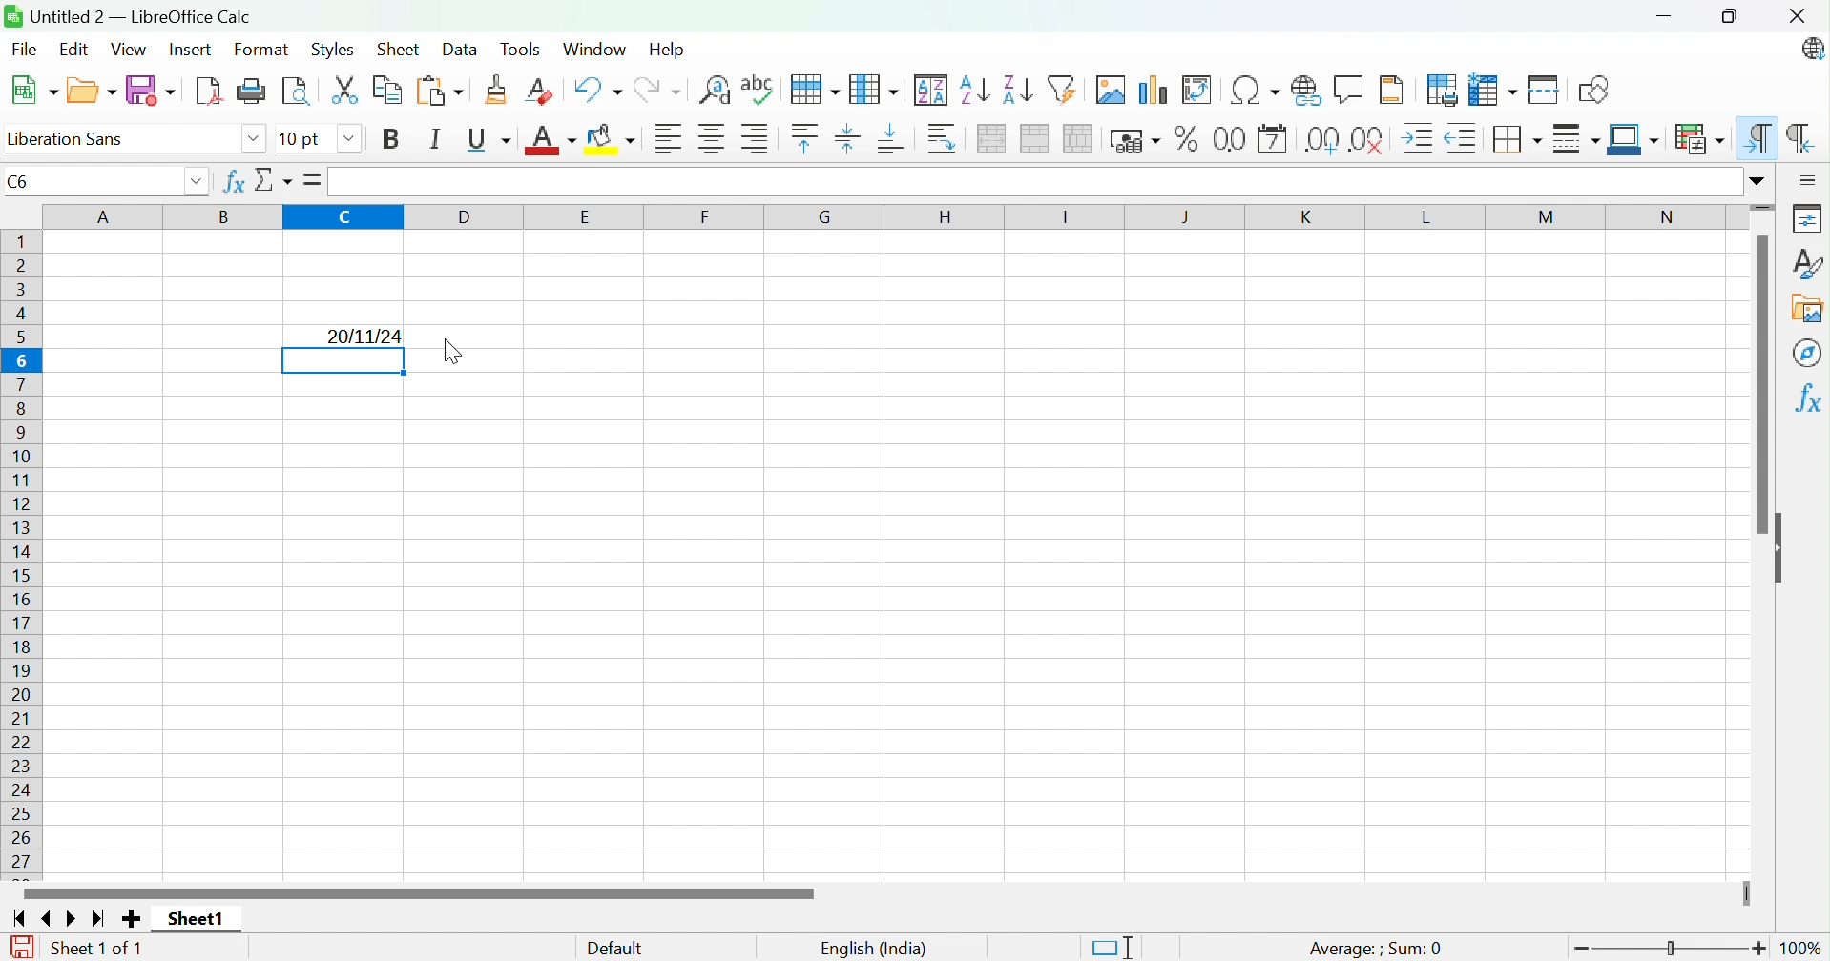 This screenshot has height=961, width=1830. What do you see at coordinates (128, 15) in the screenshot?
I see `Untitled 2 - LibreOffice Calc` at bounding box center [128, 15].